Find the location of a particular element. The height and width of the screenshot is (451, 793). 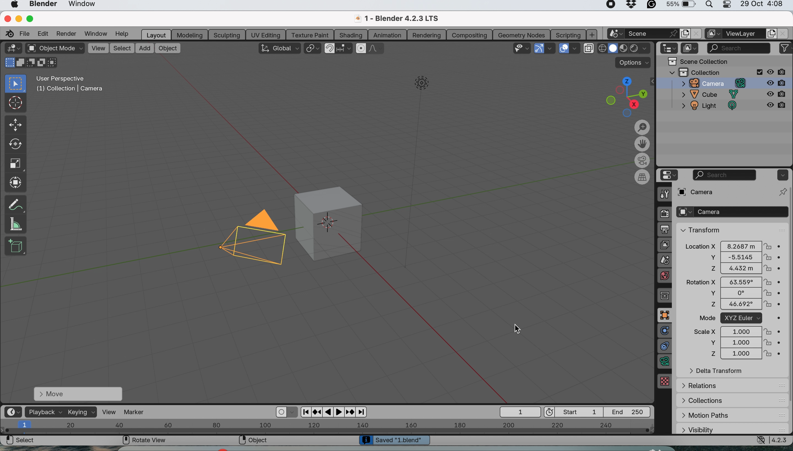

auto keying is located at coordinates (280, 412).